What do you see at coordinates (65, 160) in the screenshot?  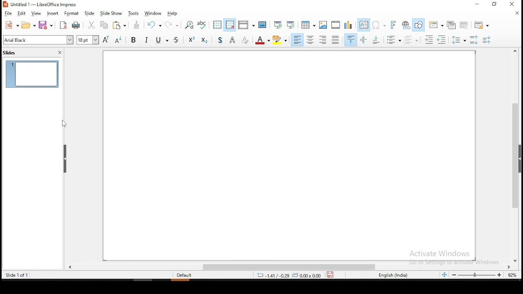 I see `drag handle` at bounding box center [65, 160].